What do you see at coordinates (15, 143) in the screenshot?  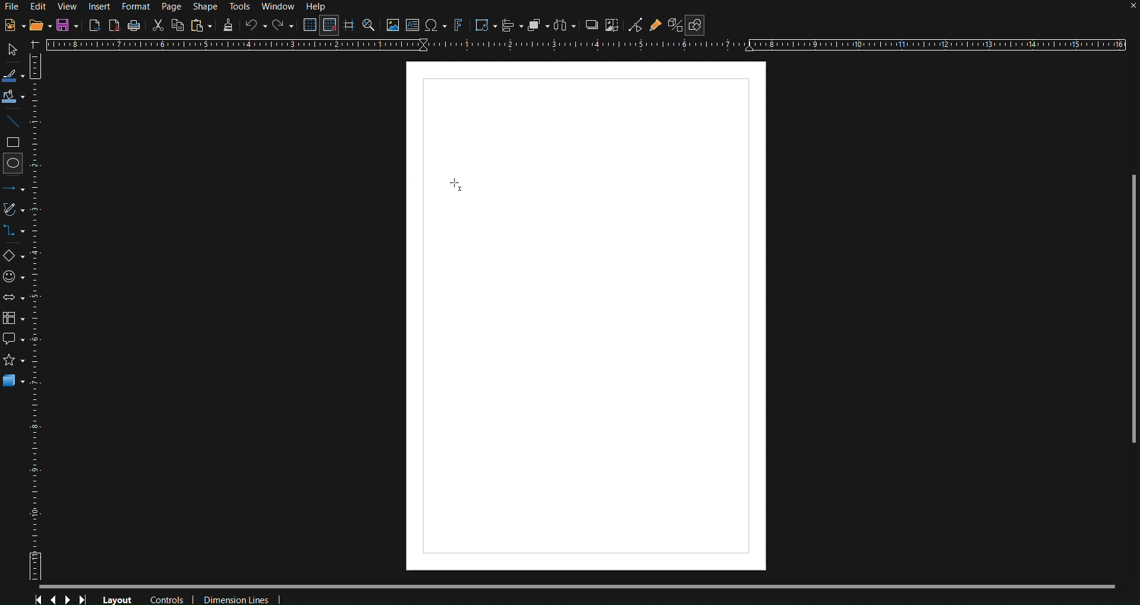 I see `Rectangle` at bounding box center [15, 143].